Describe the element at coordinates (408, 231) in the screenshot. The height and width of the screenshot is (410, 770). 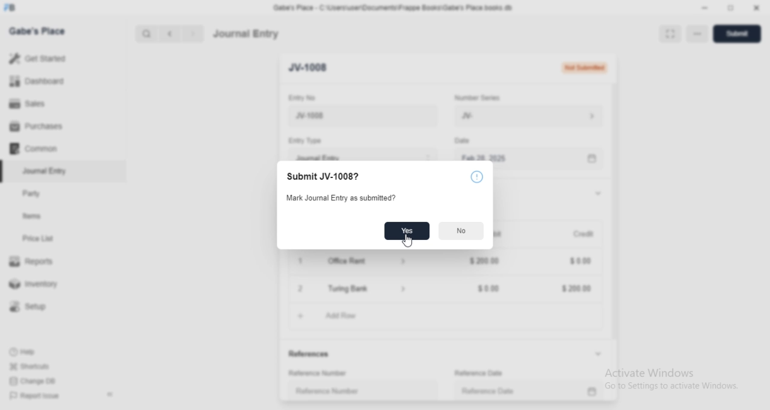
I see `Yes` at that location.